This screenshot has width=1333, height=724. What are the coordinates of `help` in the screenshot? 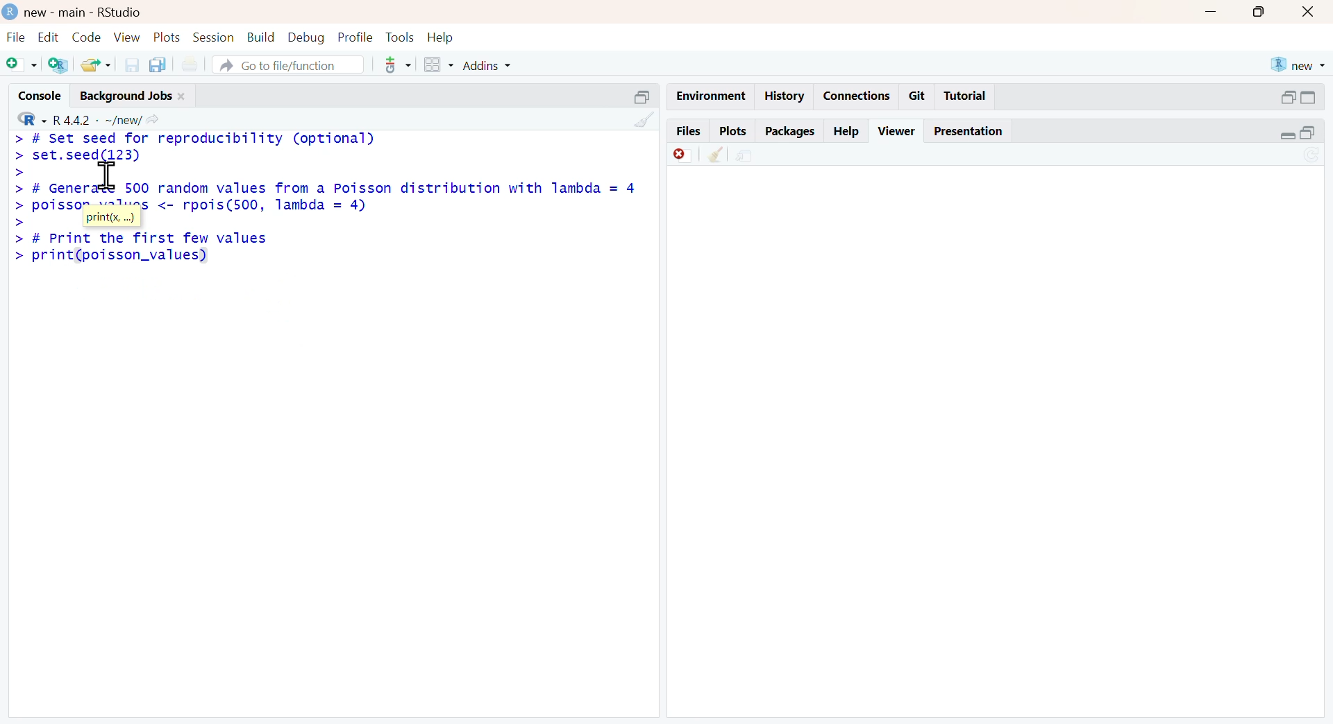 It's located at (441, 37).